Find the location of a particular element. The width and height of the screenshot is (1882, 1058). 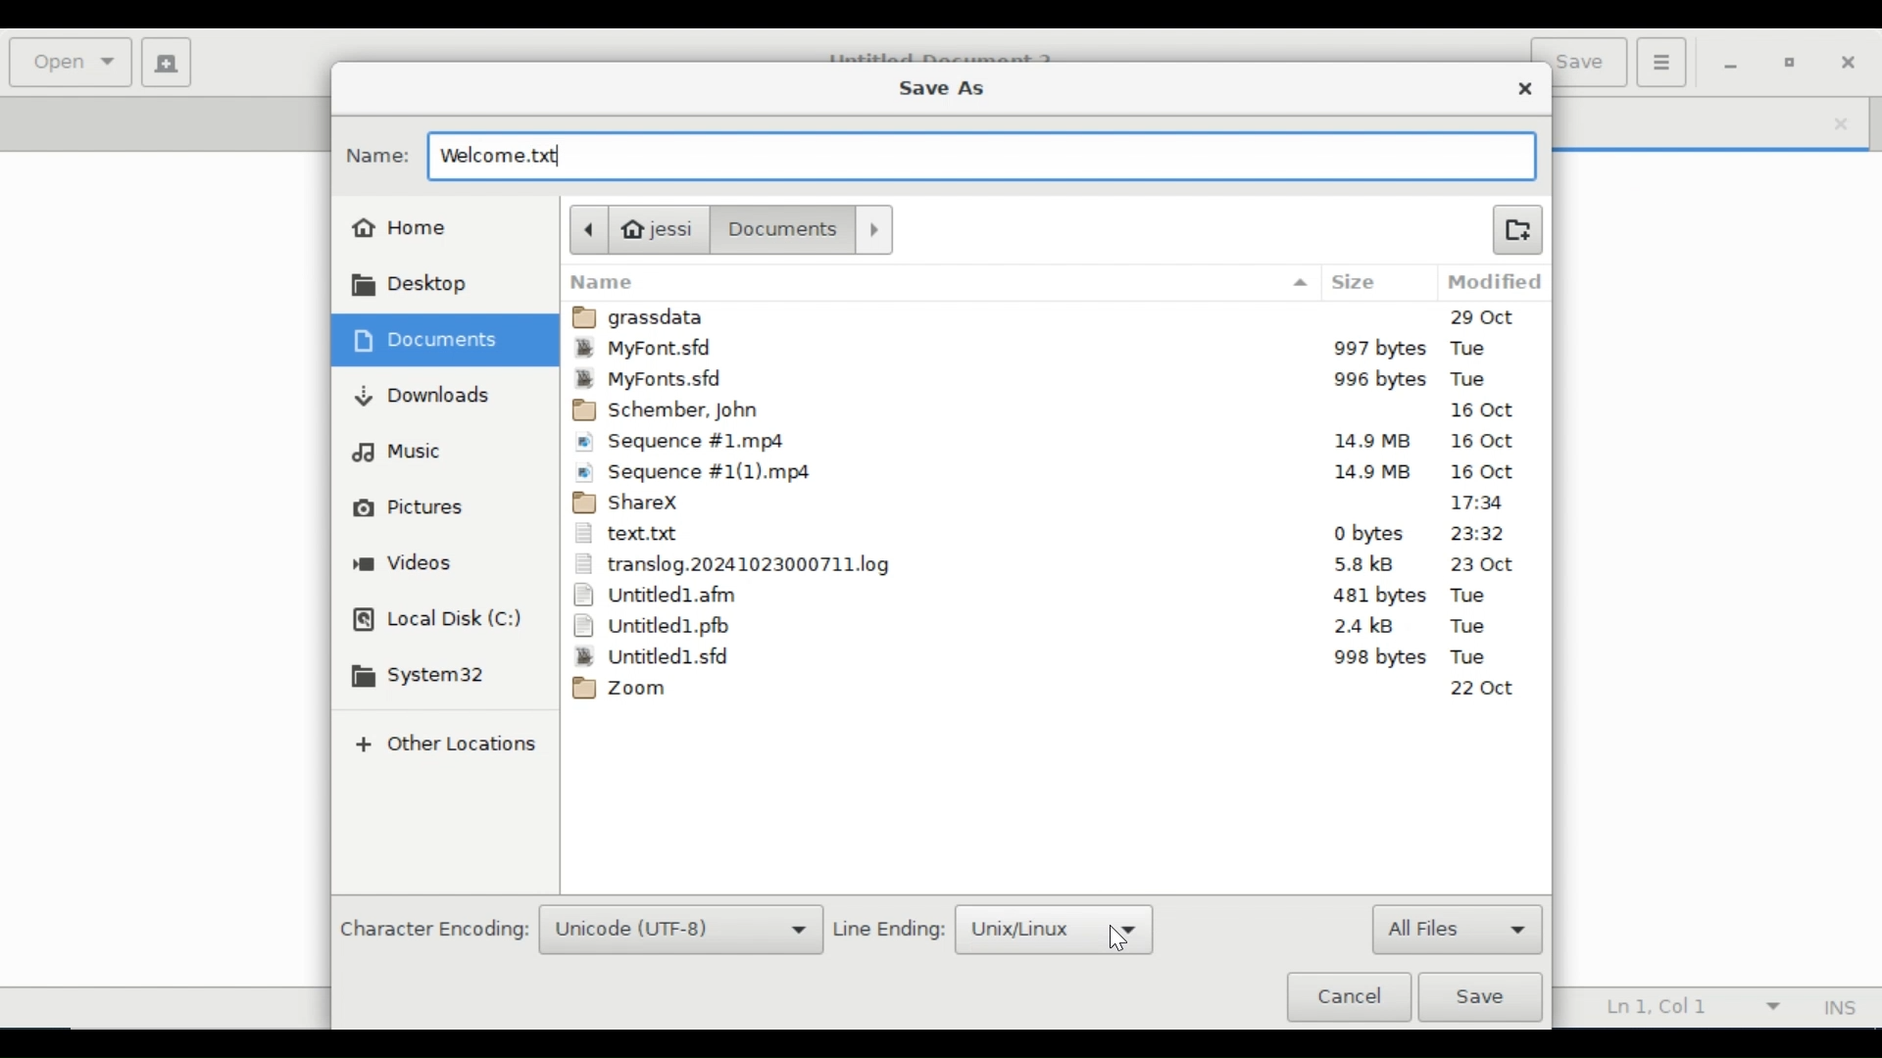

Unix/Linux is located at coordinates (1054, 930).